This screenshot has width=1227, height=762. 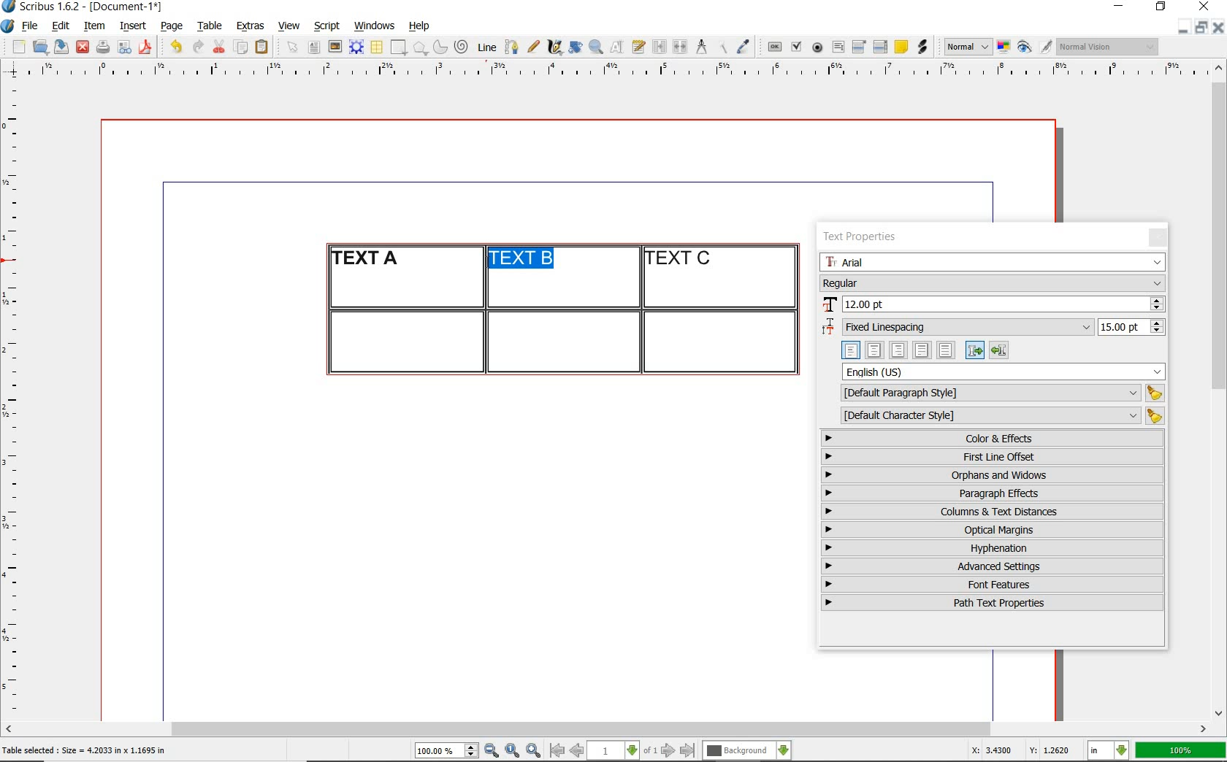 I want to click on edit contents of frame, so click(x=617, y=46).